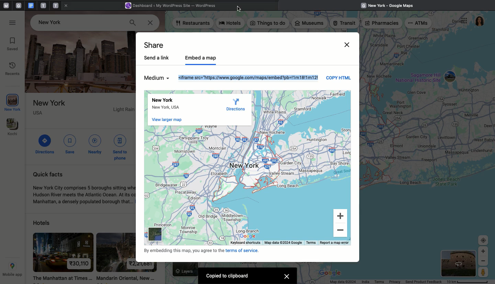 This screenshot has width=495, height=284. What do you see at coordinates (157, 45) in the screenshot?
I see `Share` at bounding box center [157, 45].